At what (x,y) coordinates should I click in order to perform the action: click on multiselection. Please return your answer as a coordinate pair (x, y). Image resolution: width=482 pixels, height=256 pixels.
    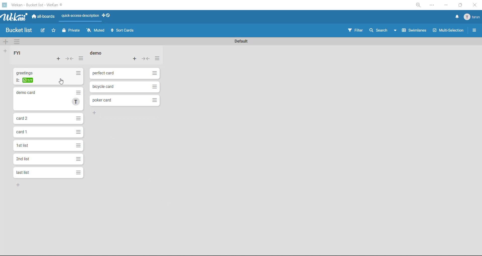
    Looking at the image, I should click on (448, 31).